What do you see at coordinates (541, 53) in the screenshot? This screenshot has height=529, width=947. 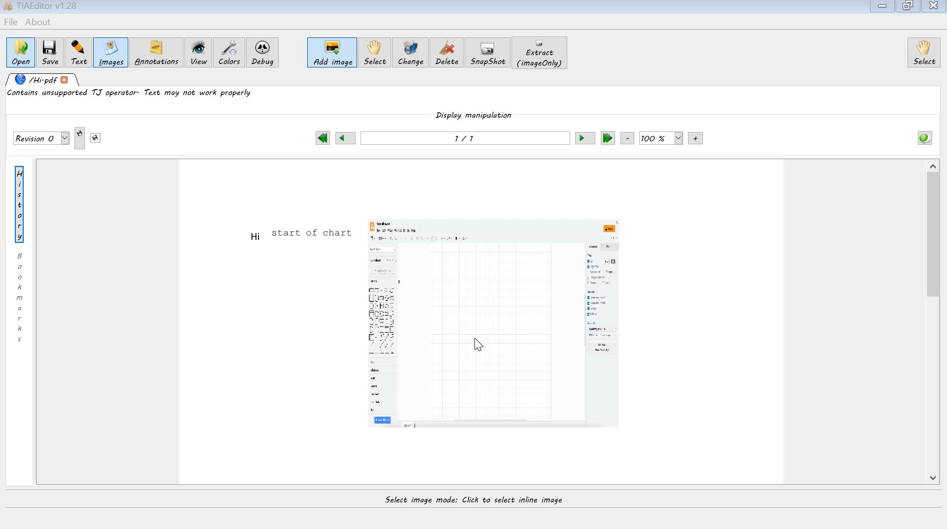 I see `extract (image only)` at bounding box center [541, 53].